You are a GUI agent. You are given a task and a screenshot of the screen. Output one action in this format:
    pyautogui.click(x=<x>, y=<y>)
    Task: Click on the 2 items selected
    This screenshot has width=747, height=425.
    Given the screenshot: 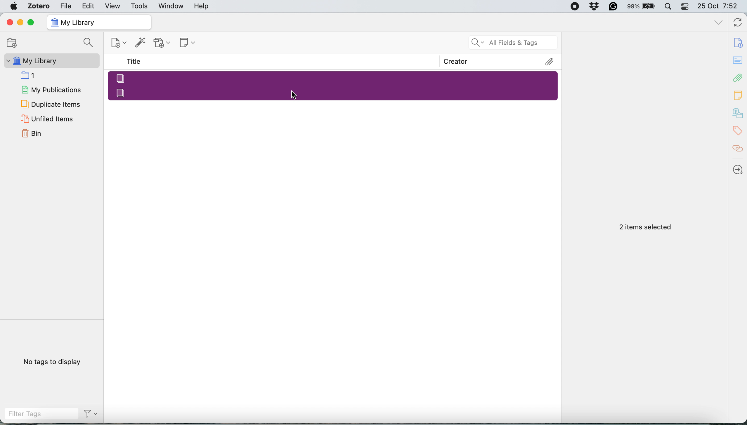 What is the action you would take?
    pyautogui.click(x=646, y=227)
    